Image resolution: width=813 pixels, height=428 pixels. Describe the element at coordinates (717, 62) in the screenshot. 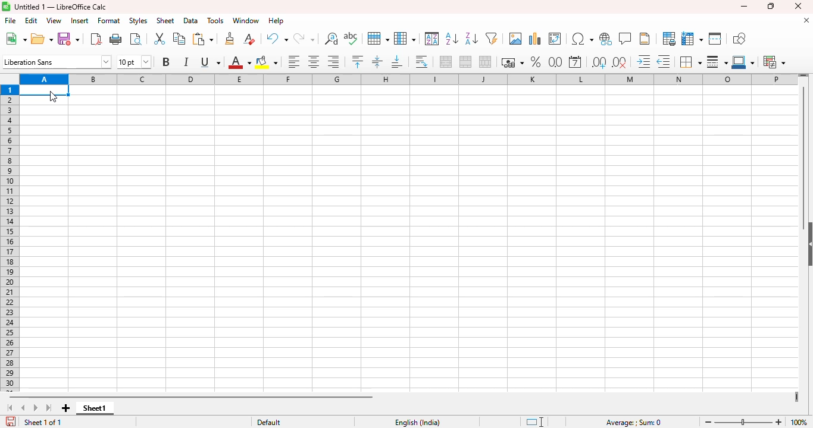

I see `border style` at that location.